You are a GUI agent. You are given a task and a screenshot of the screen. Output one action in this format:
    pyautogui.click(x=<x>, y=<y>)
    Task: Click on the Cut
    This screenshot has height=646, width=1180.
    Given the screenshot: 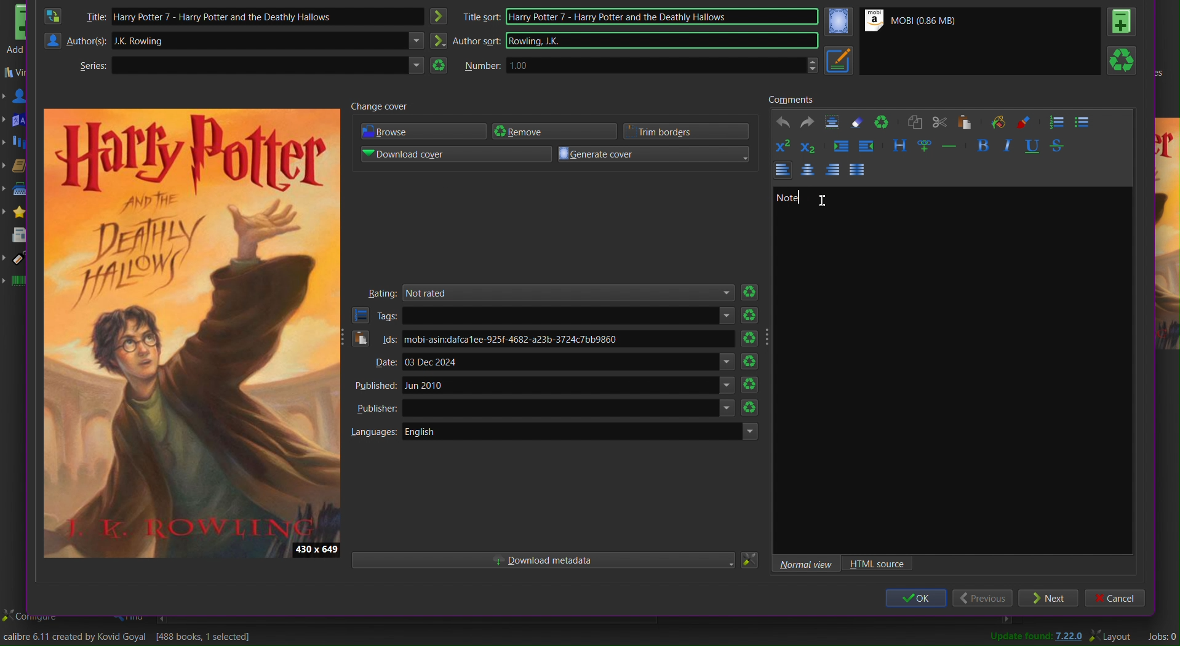 What is the action you would take?
    pyautogui.click(x=941, y=122)
    